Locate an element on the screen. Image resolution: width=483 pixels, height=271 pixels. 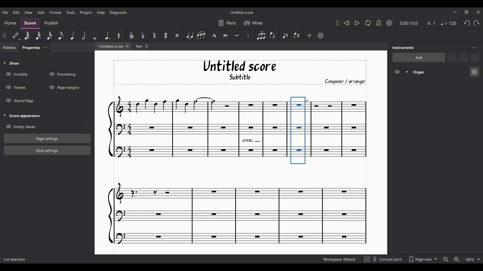
Organ settings is located at coordinates (474, 72).